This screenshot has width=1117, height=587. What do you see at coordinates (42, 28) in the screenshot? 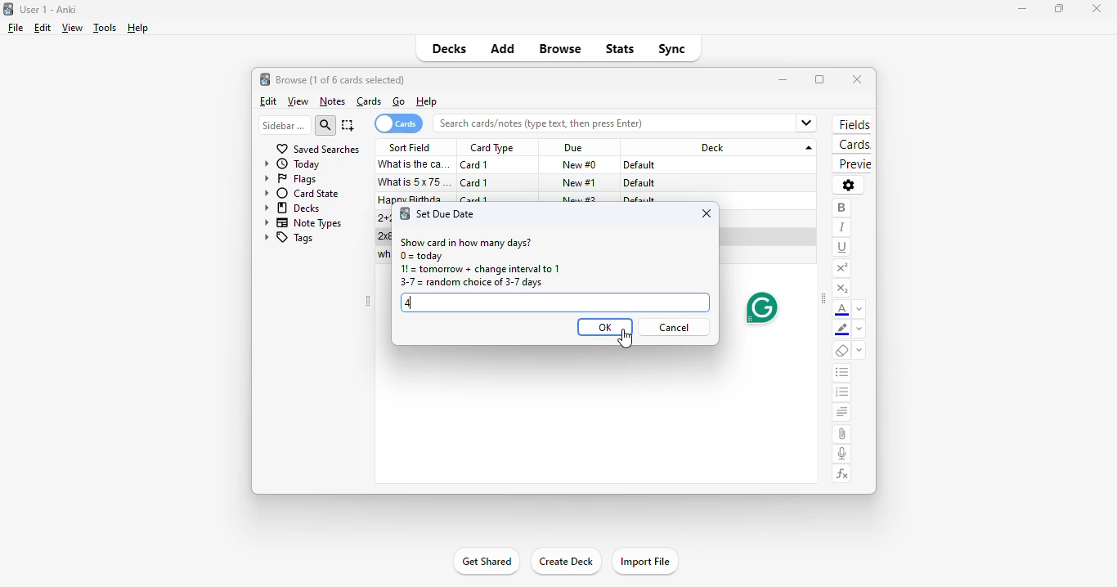
I see `edit` at bounding box center [42, 28].